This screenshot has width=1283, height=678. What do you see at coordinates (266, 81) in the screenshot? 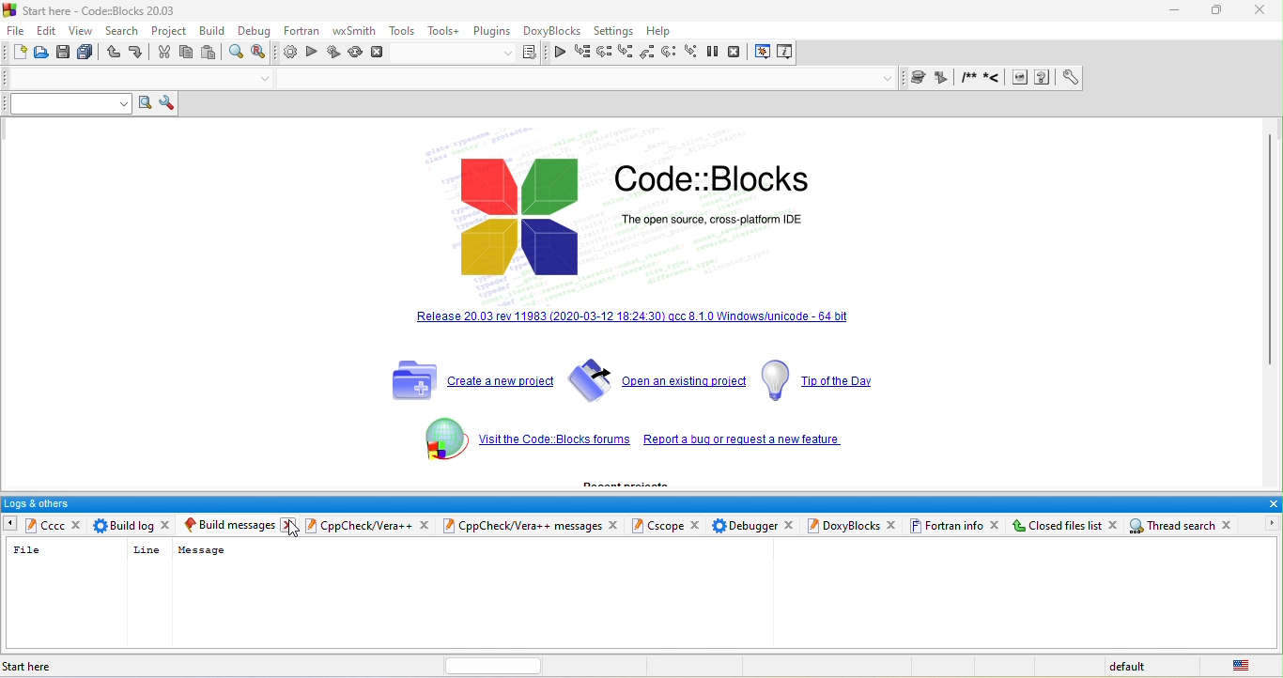
I see `drop down` at bounding box center [266, 81].